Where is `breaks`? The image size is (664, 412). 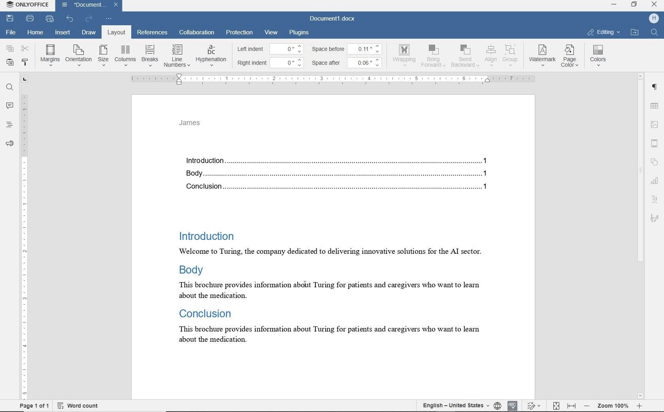
breaks is located at coordinates (149, 56).